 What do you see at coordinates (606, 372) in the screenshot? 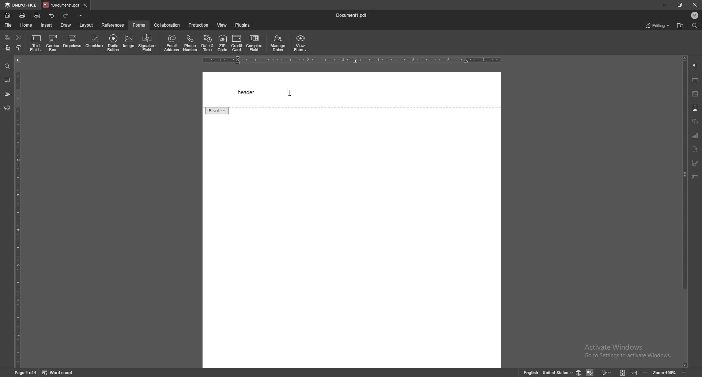
I see `track changes` at bounding box center [606, 372].